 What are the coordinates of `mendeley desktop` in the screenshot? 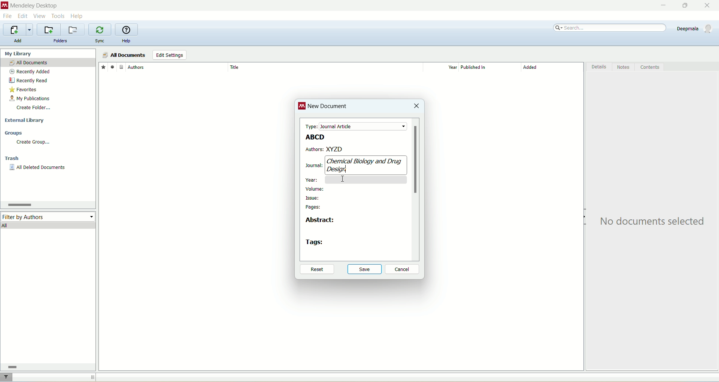 It's located at (33, 6).